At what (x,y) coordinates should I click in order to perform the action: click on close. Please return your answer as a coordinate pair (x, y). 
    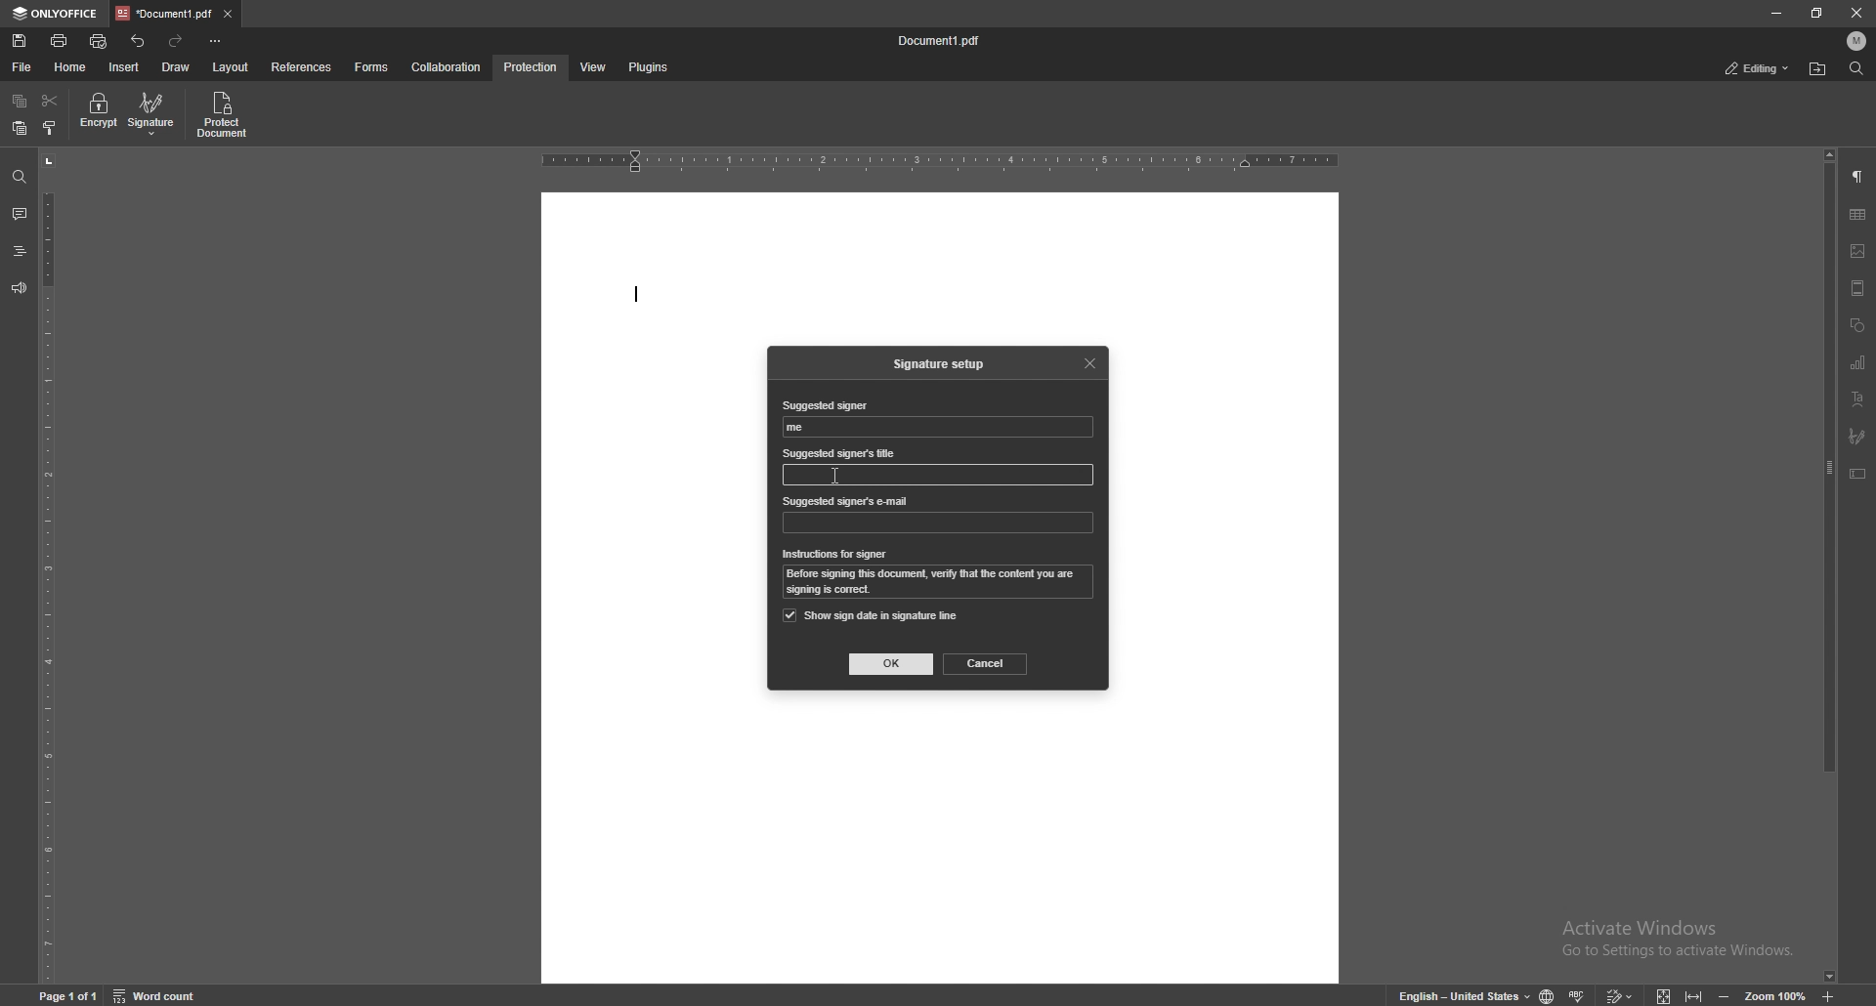
    Looking at the image, I should click on (1857, 15).